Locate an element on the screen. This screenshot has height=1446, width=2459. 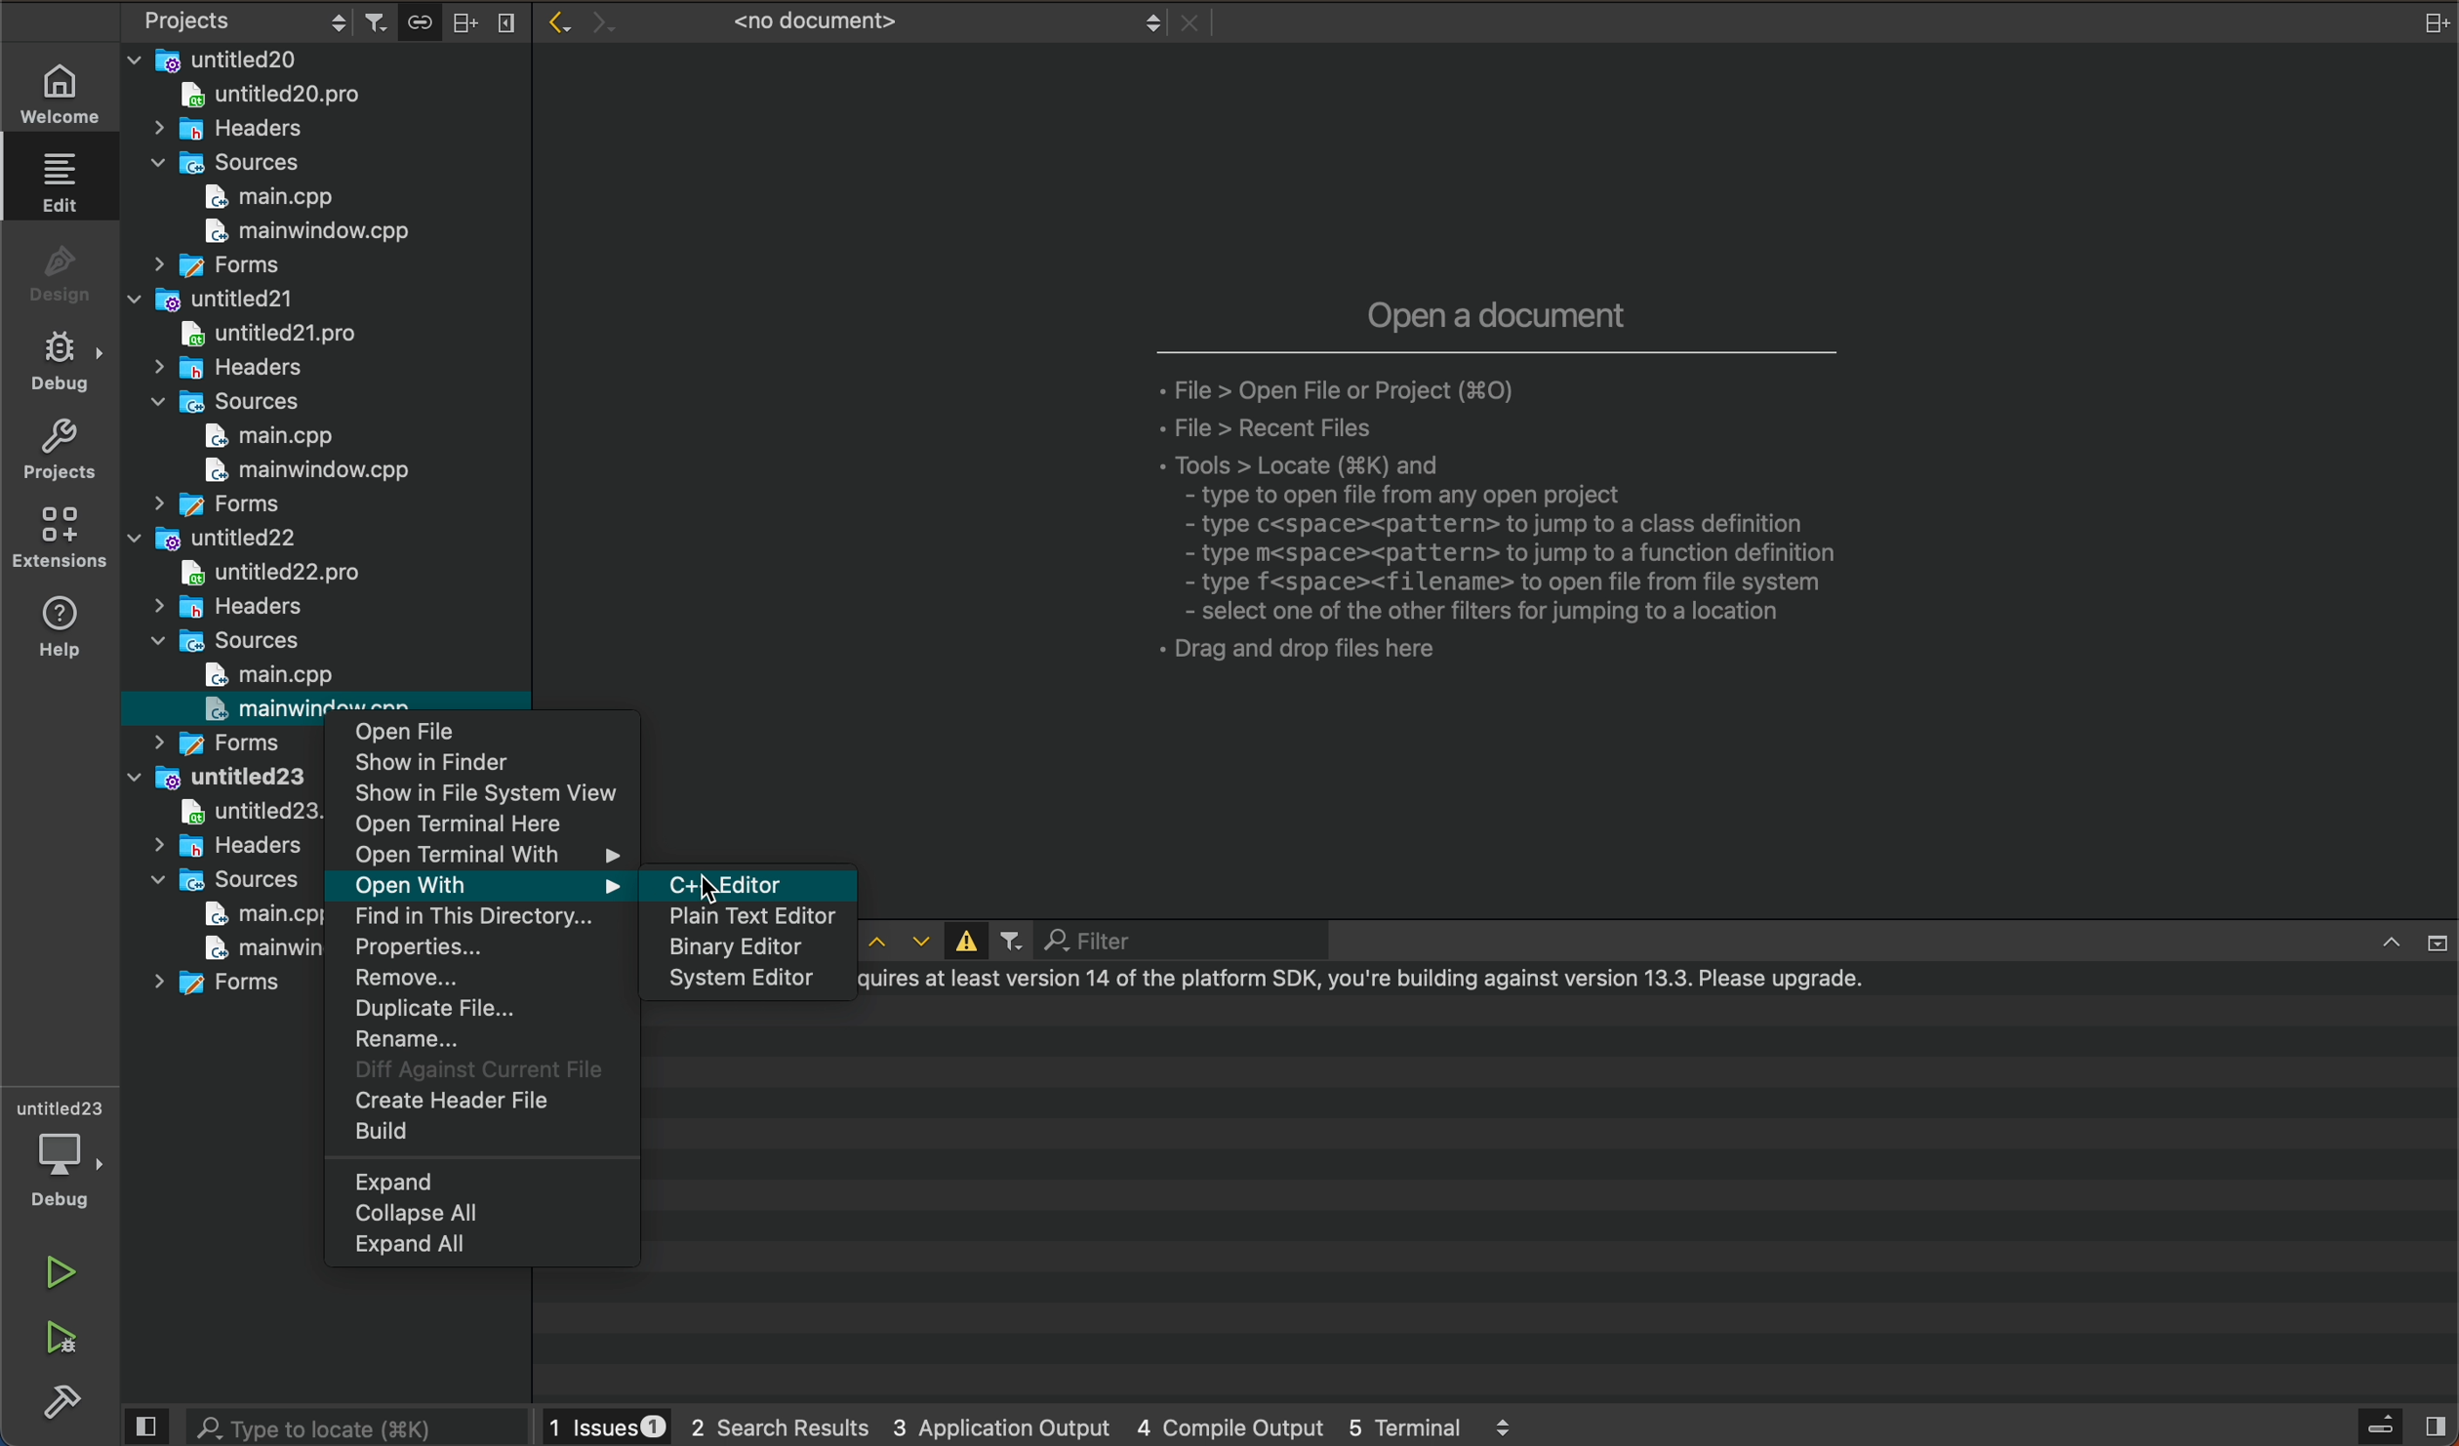
split is located at coordinates (2428, 23).